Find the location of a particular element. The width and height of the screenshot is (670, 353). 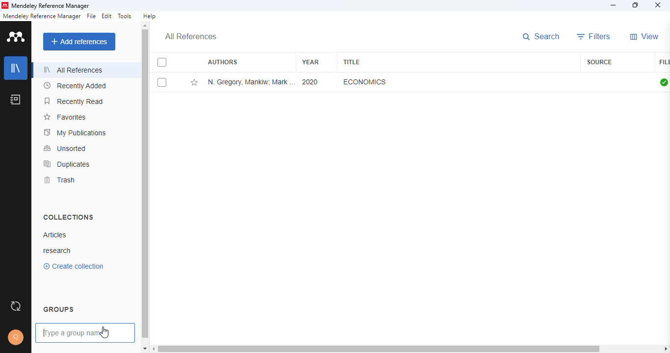

groups is located at coordinates (58, 309).